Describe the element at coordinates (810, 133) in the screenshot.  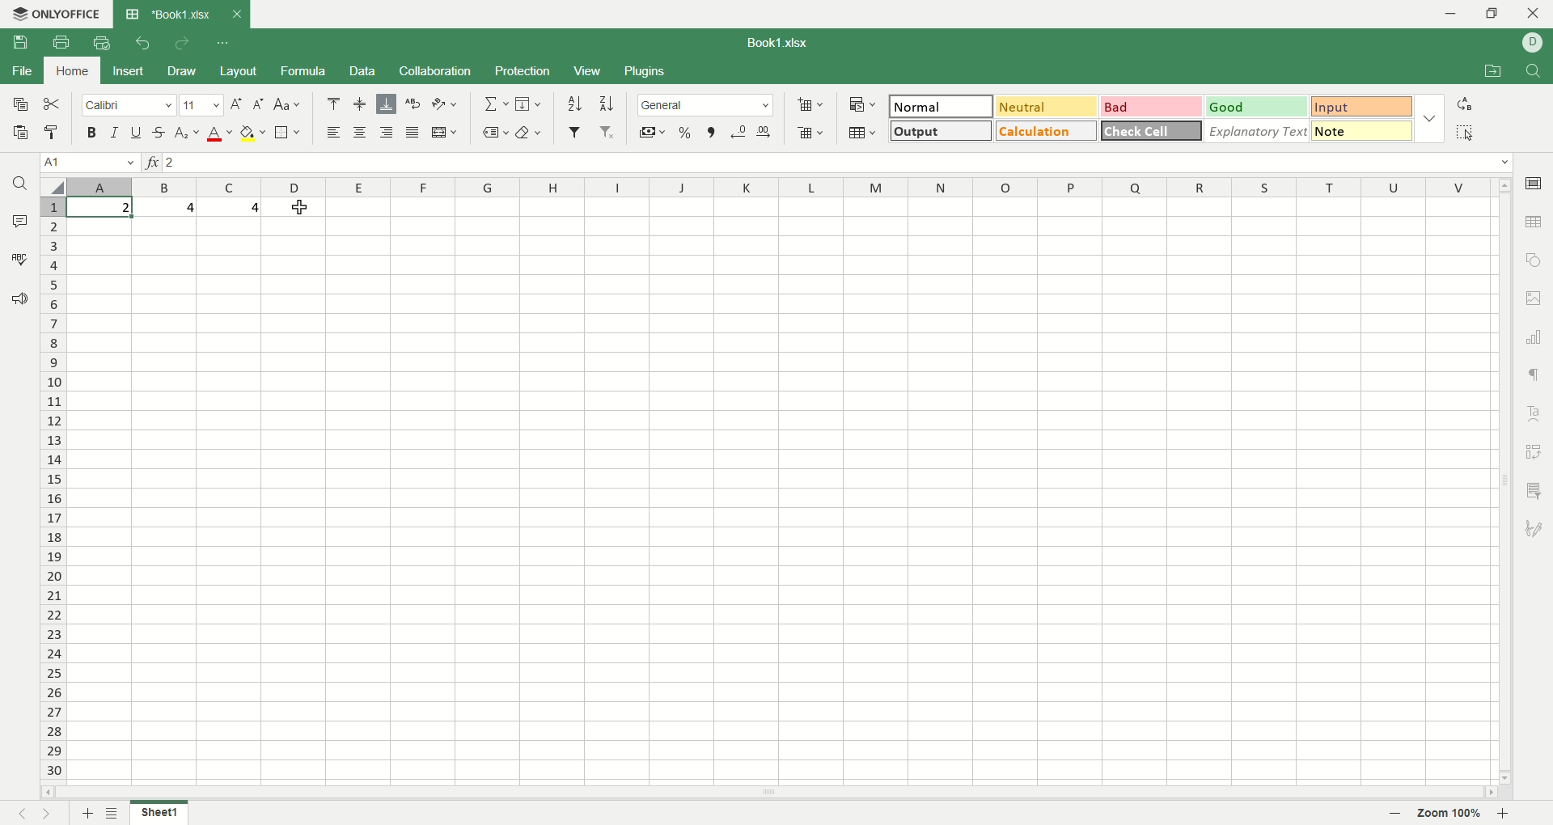
I see `delete cells` at that location.